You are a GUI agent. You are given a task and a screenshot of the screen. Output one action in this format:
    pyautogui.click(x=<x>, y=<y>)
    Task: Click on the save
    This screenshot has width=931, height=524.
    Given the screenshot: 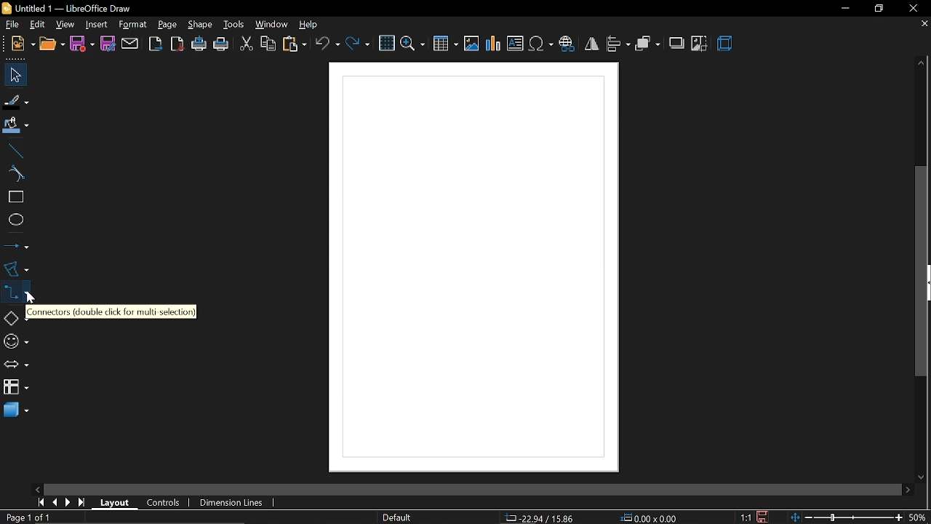 What is the action you would take?
    pyautogui.click(x=82, y=44)
    